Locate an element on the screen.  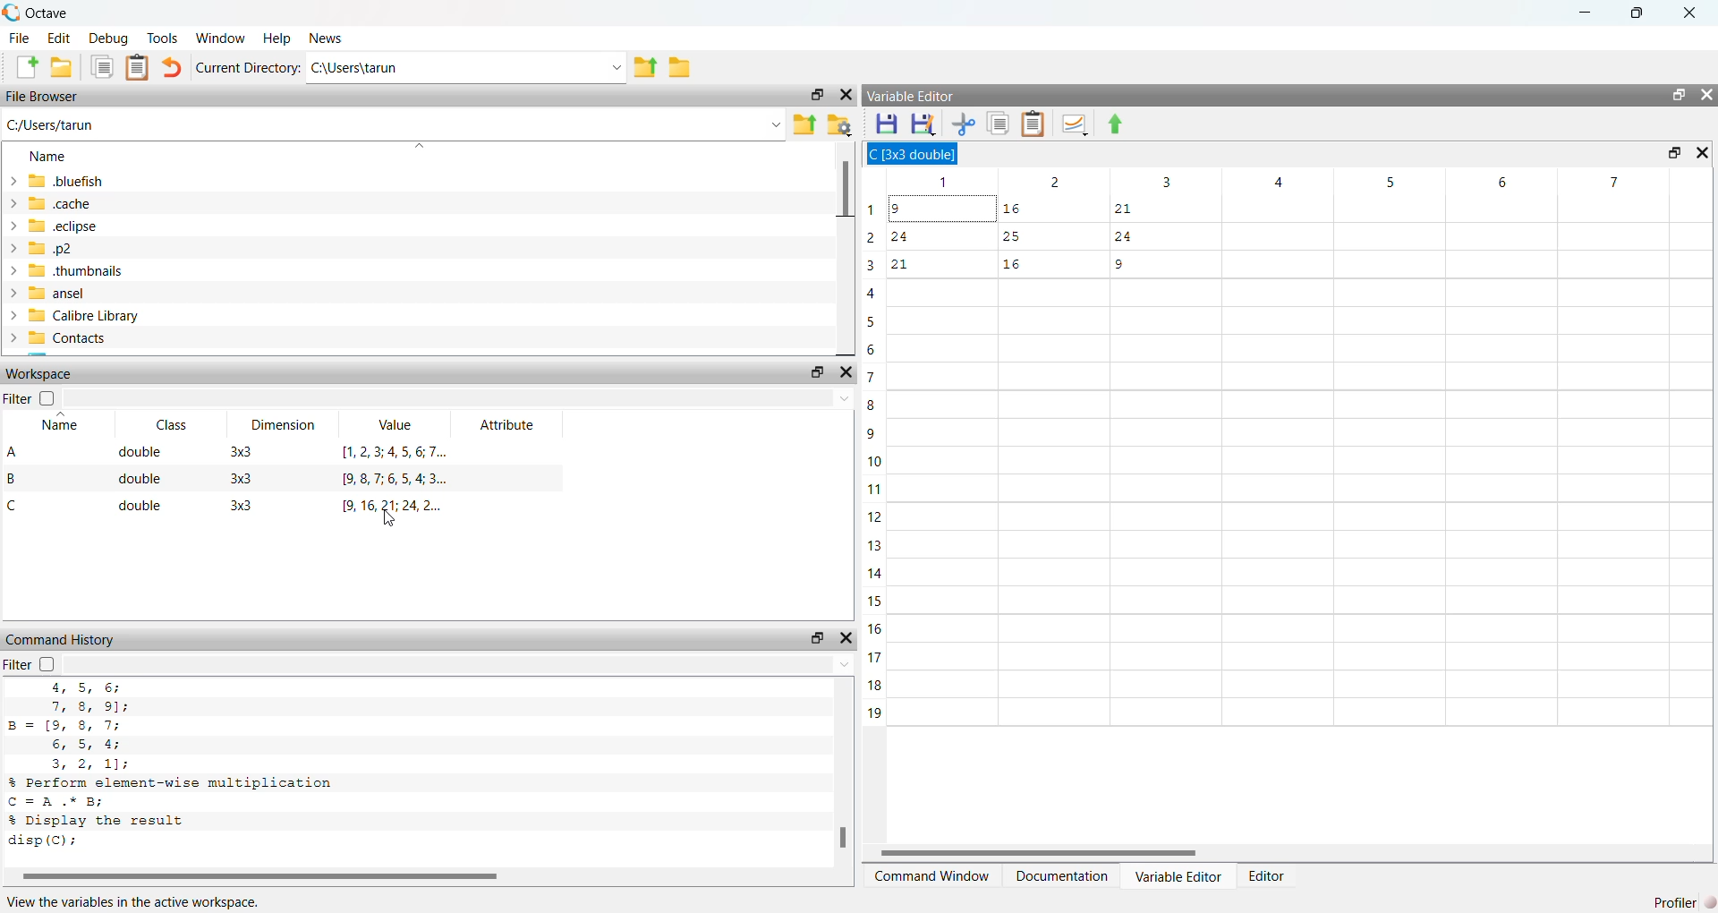
Edit is located at coordinates (59, 38).